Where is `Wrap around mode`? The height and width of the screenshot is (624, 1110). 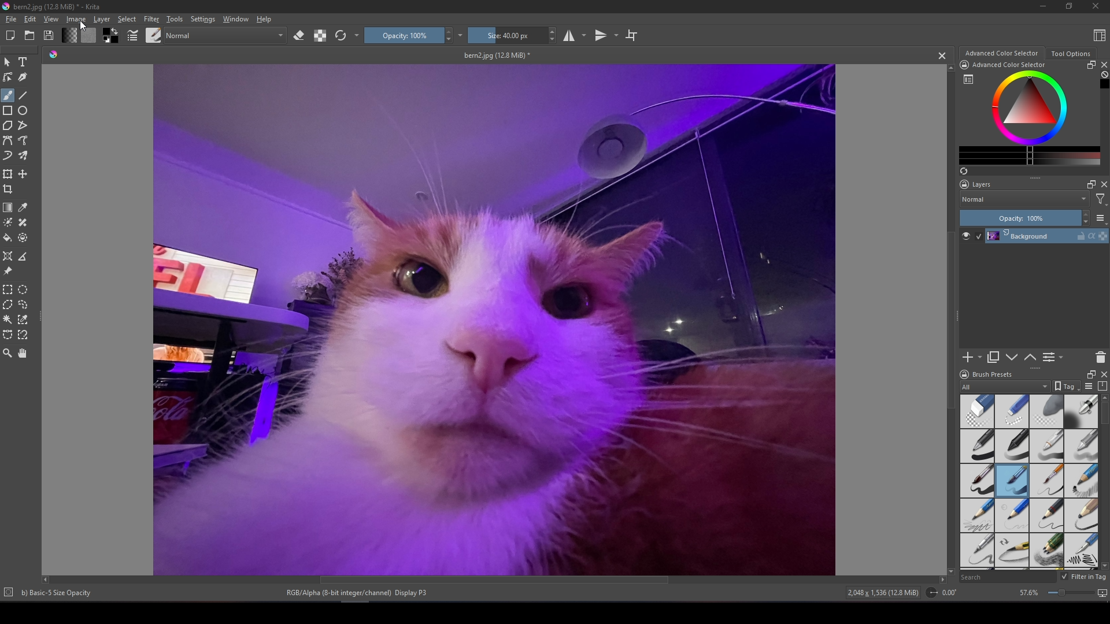 Wrap around mode is located at coordinates (632, 36).